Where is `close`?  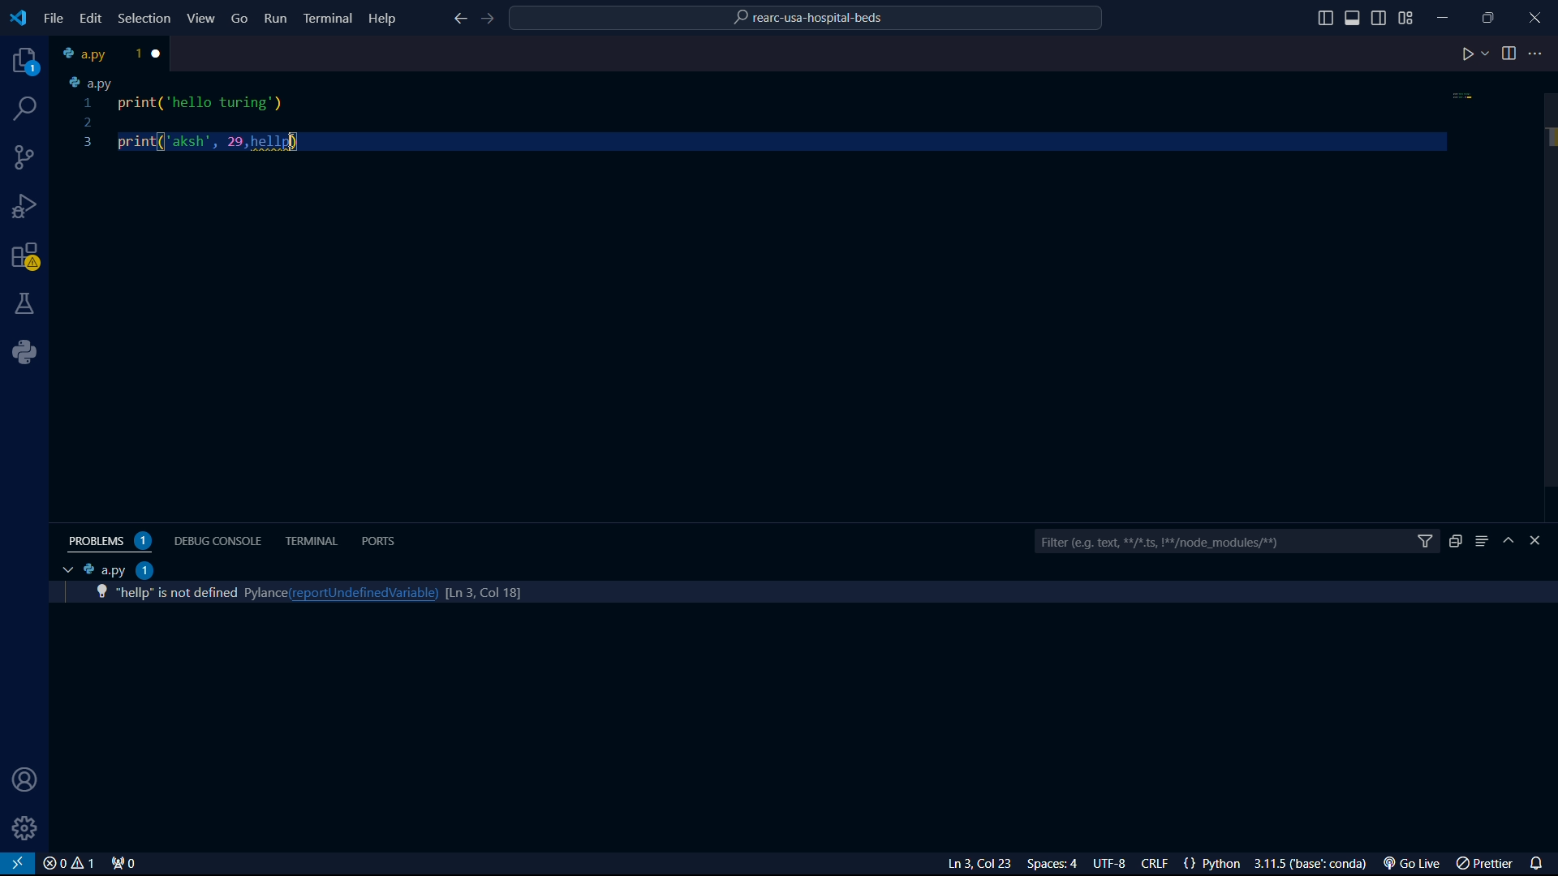 close is located at coordinates (160, 54).